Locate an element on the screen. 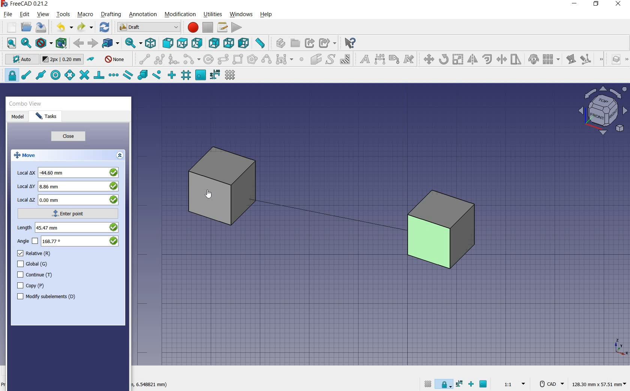  bottom is located at coordinates (229, 42).